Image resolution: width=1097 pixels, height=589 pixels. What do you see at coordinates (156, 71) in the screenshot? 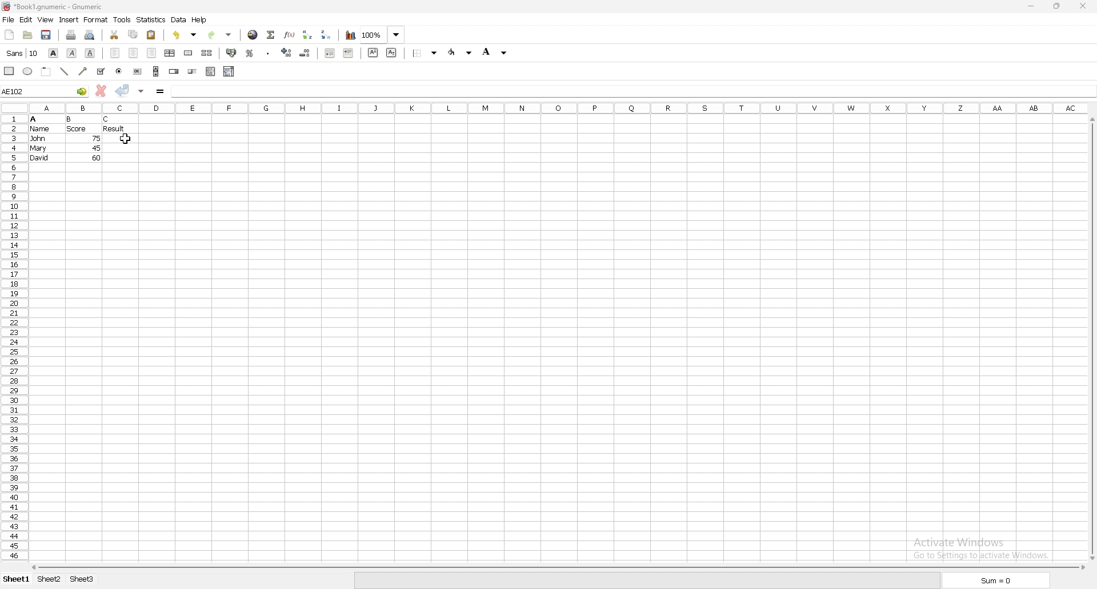
I see `scroll` at bounding box center [156, 71].